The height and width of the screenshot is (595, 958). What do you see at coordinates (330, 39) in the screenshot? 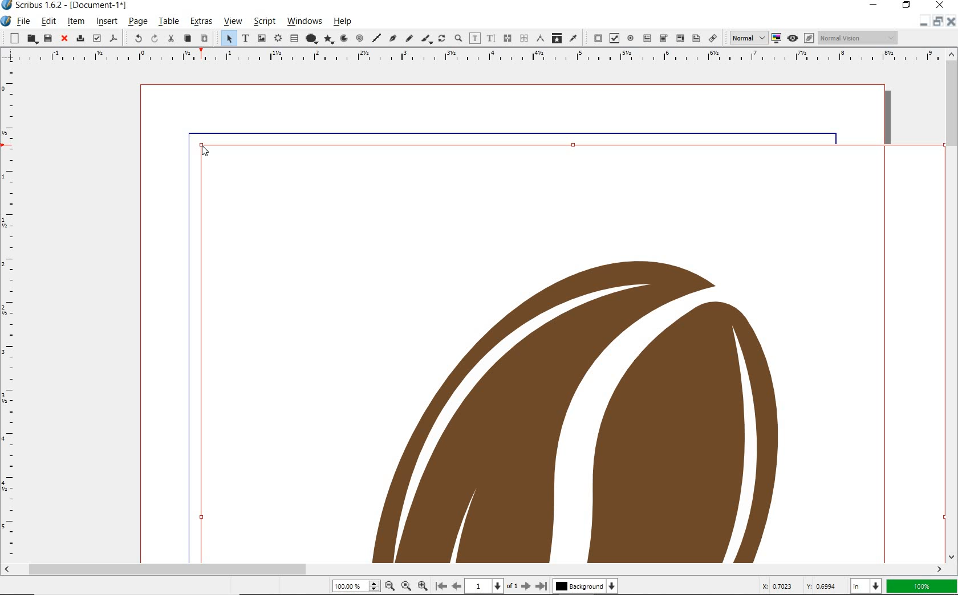
I see `polygon` at bounding box center [330, 39].